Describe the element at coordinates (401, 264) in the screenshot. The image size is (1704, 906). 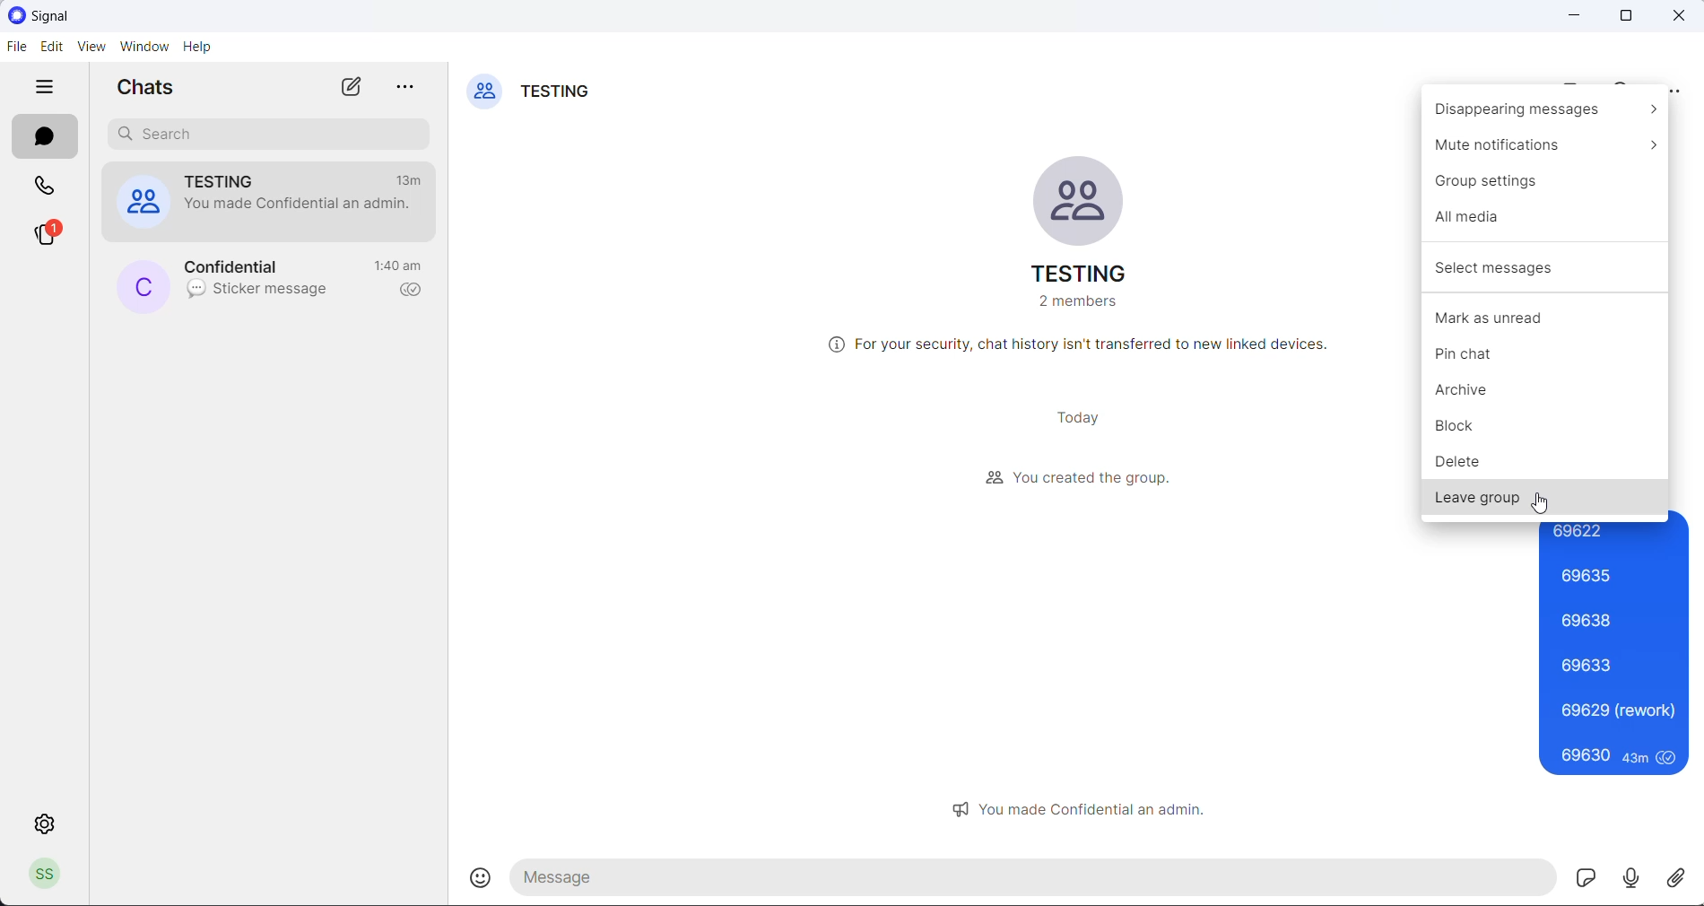
I see `last active time` at that location.